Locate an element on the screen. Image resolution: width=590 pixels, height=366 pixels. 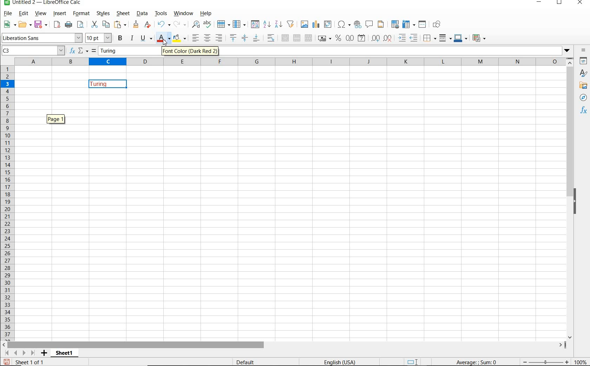
Turing(font color changed) is located at coordinates (108, 85).